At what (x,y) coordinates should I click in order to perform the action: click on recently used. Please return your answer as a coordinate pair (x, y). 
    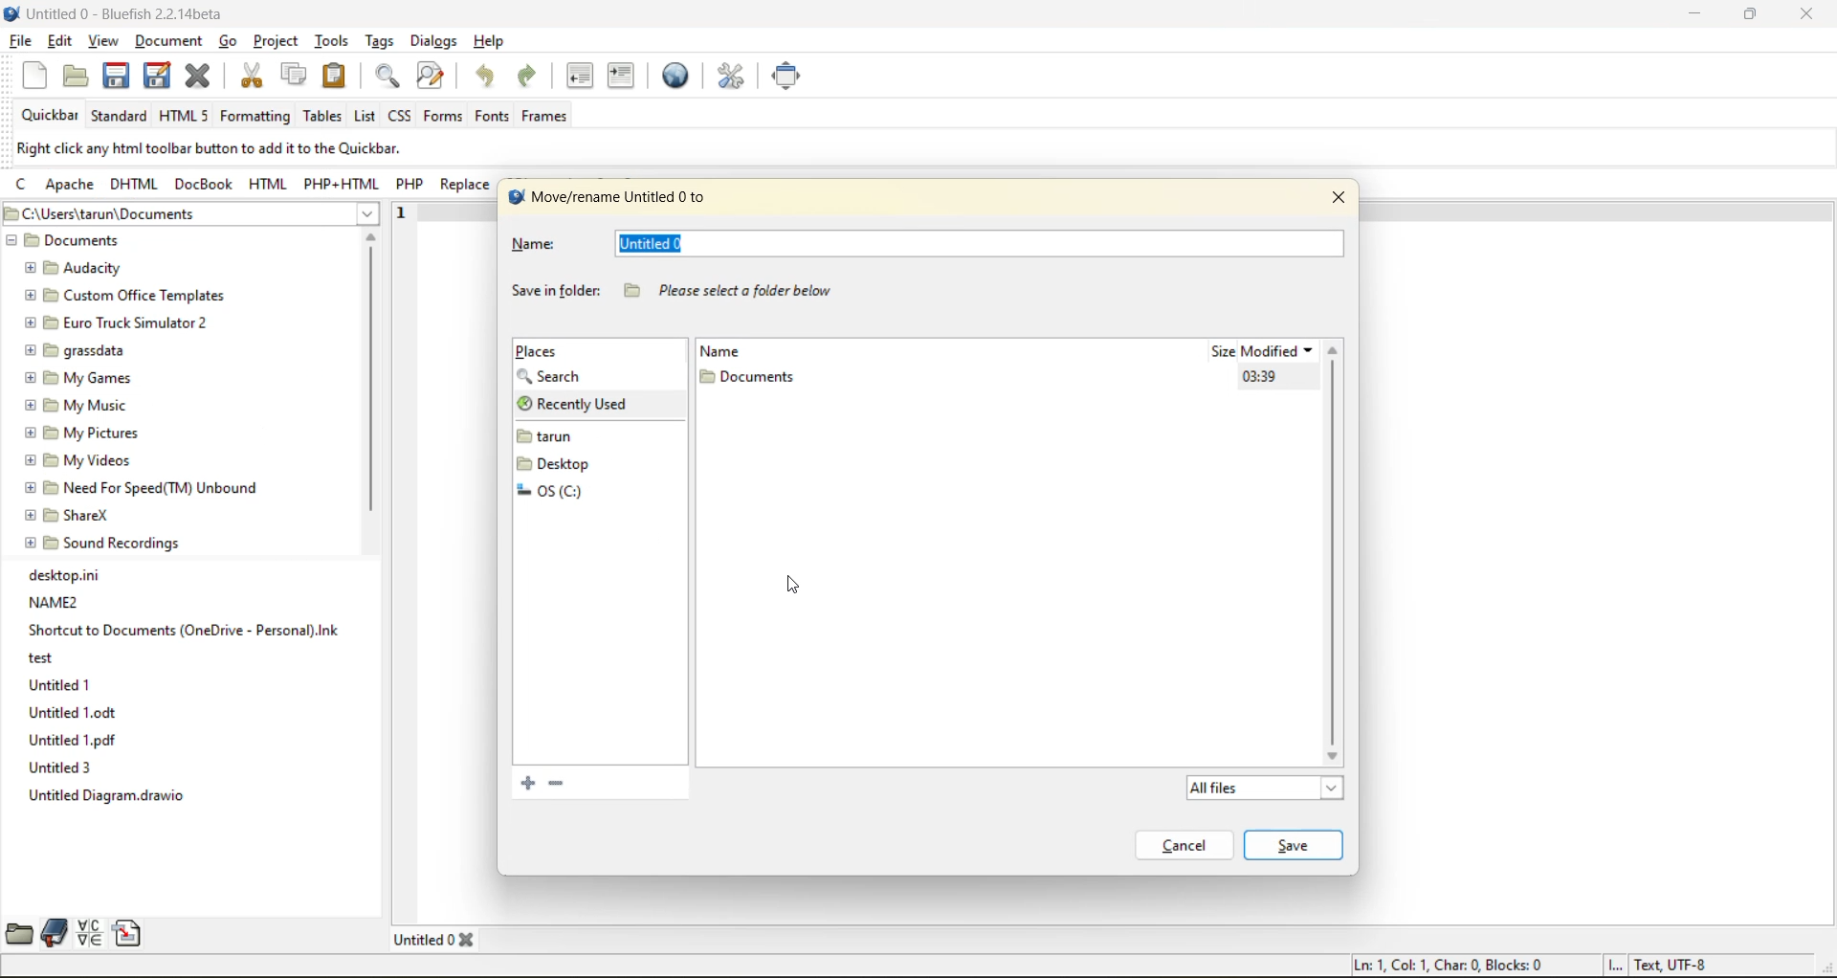
    Looking at the image, I should click on (582, 403).